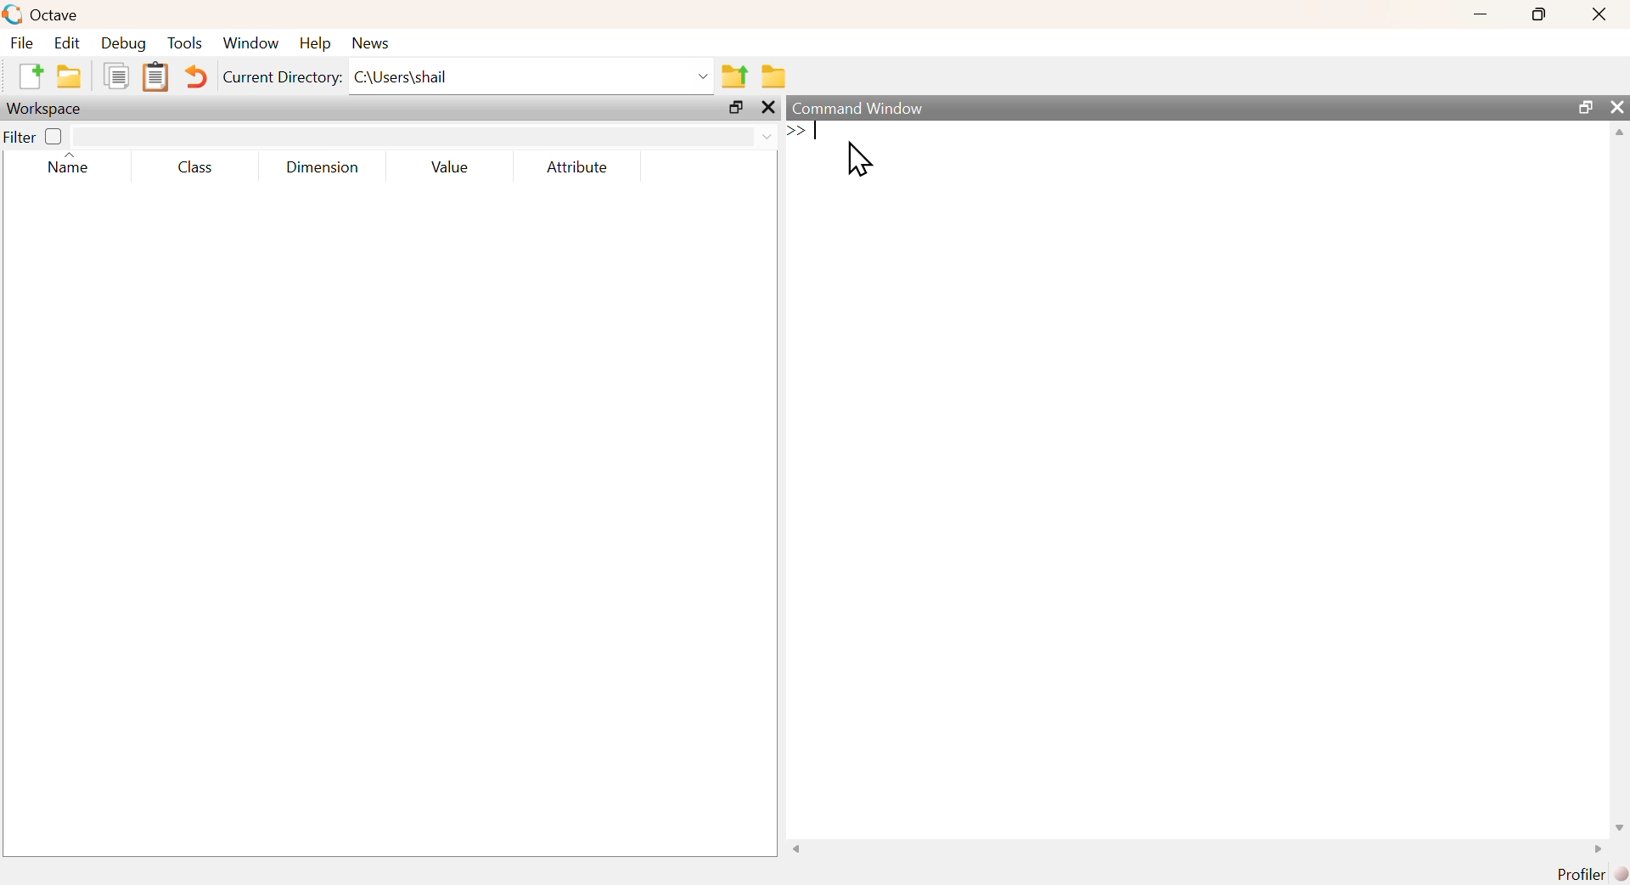 The height and width of the screenshot is (885, 1630). Describe the element at coordinates (1481, 14) in the screenshot. I see `minimize` at that location.